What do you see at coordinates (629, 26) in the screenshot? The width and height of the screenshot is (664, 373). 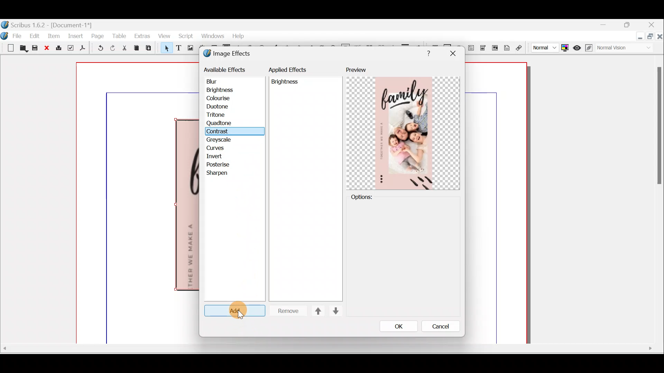 I see `maximise` at bounding box center [629, 26].